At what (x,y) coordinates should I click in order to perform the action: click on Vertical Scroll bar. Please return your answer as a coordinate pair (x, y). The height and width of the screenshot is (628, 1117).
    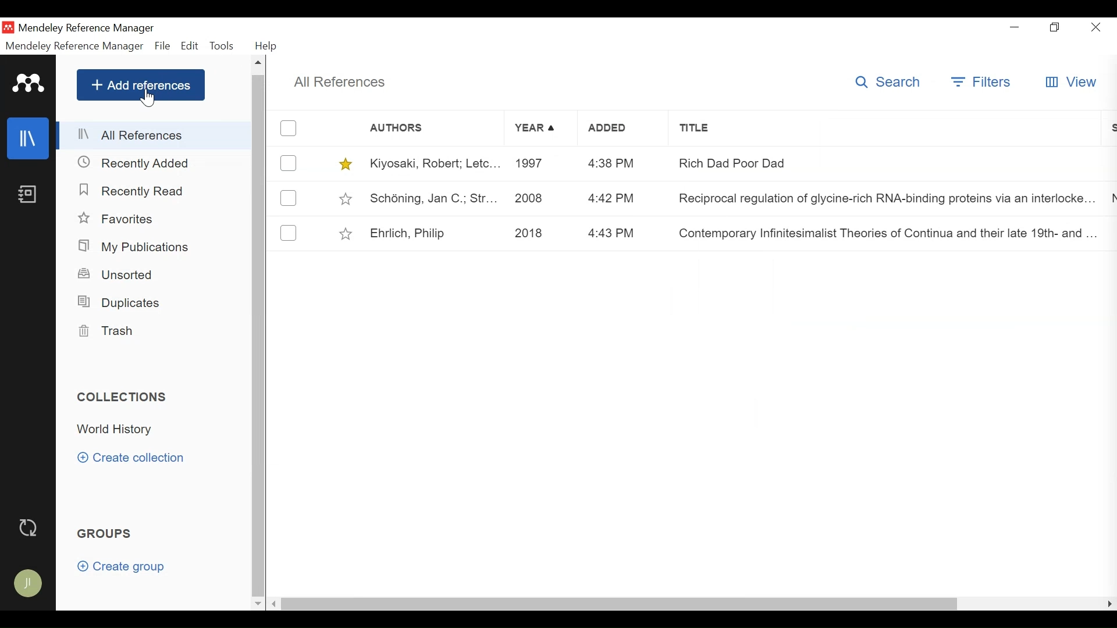
    Looking at the image, I should click on (258, 336).